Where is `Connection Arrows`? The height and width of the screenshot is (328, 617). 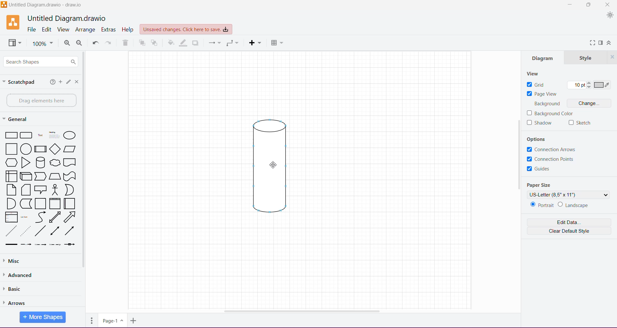
Connection Arrows is located at coordinates (551, 149).